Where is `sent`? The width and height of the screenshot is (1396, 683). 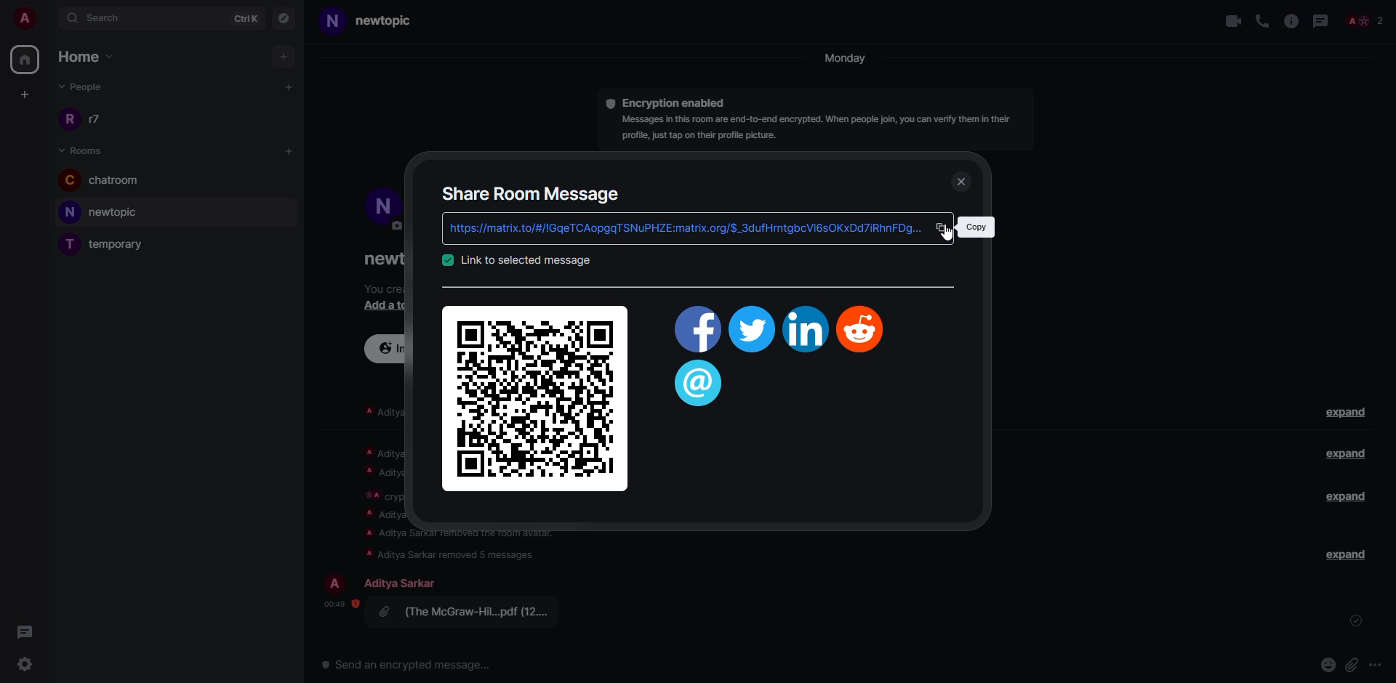 sent is located at coordinates (1357, 621).